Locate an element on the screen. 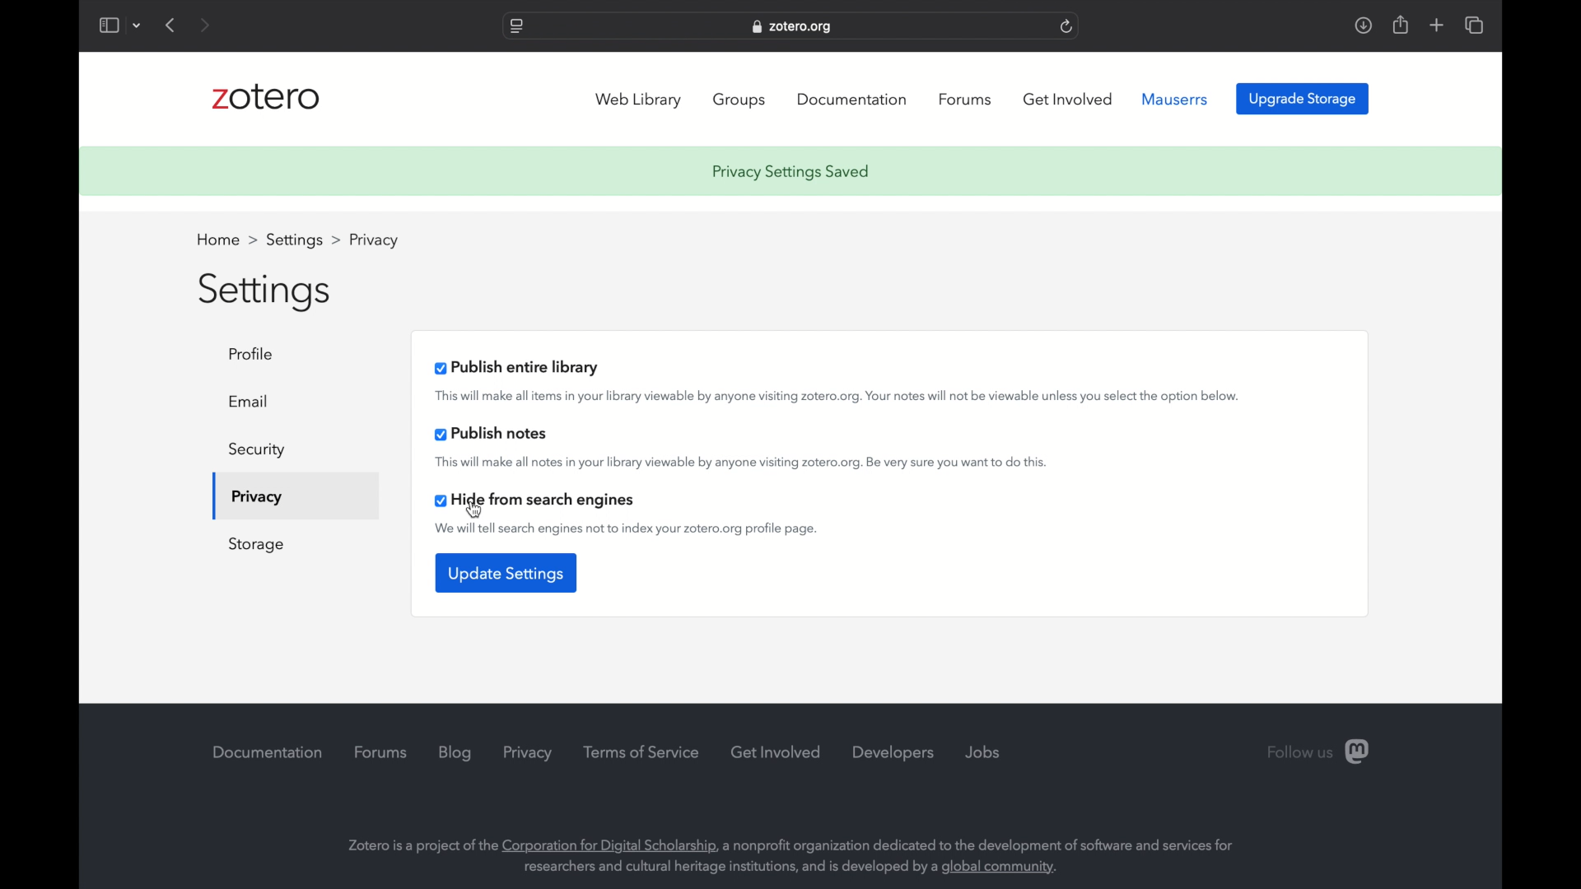 Image resolution: width=1581 pixels, height=889 pixels. dropdown is located at coordinates (138, 26).